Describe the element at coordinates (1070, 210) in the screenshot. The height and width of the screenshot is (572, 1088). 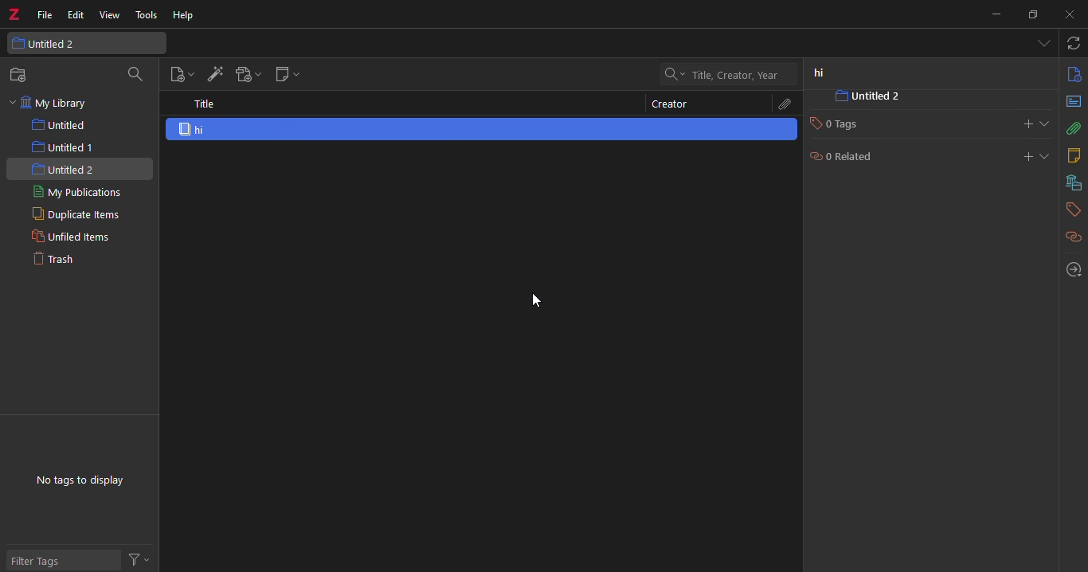
I see `tags` at that location.